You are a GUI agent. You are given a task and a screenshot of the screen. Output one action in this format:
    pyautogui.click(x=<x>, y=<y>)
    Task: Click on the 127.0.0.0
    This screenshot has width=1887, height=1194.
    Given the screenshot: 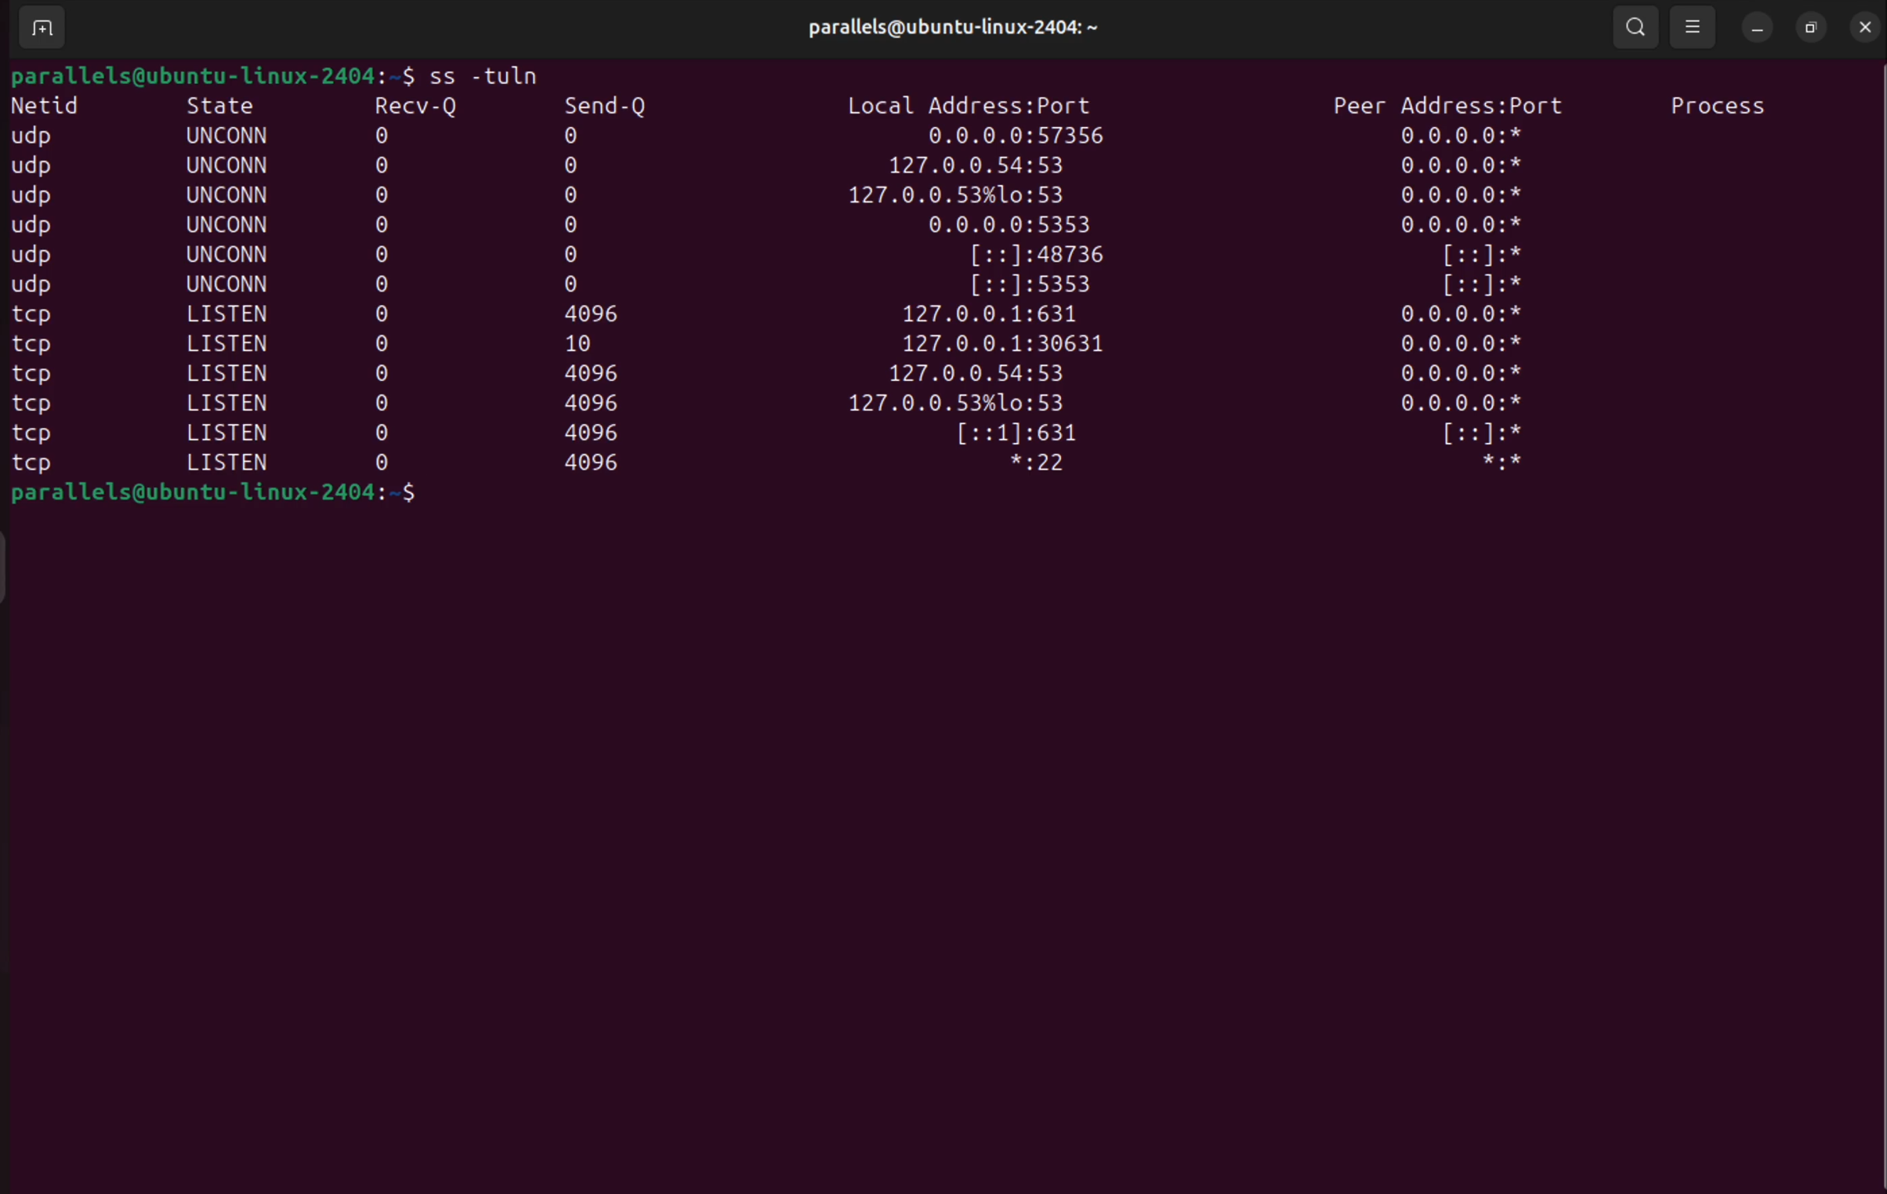 What is the action you would take?
    pyautogui.click(x=959, y=405)
    